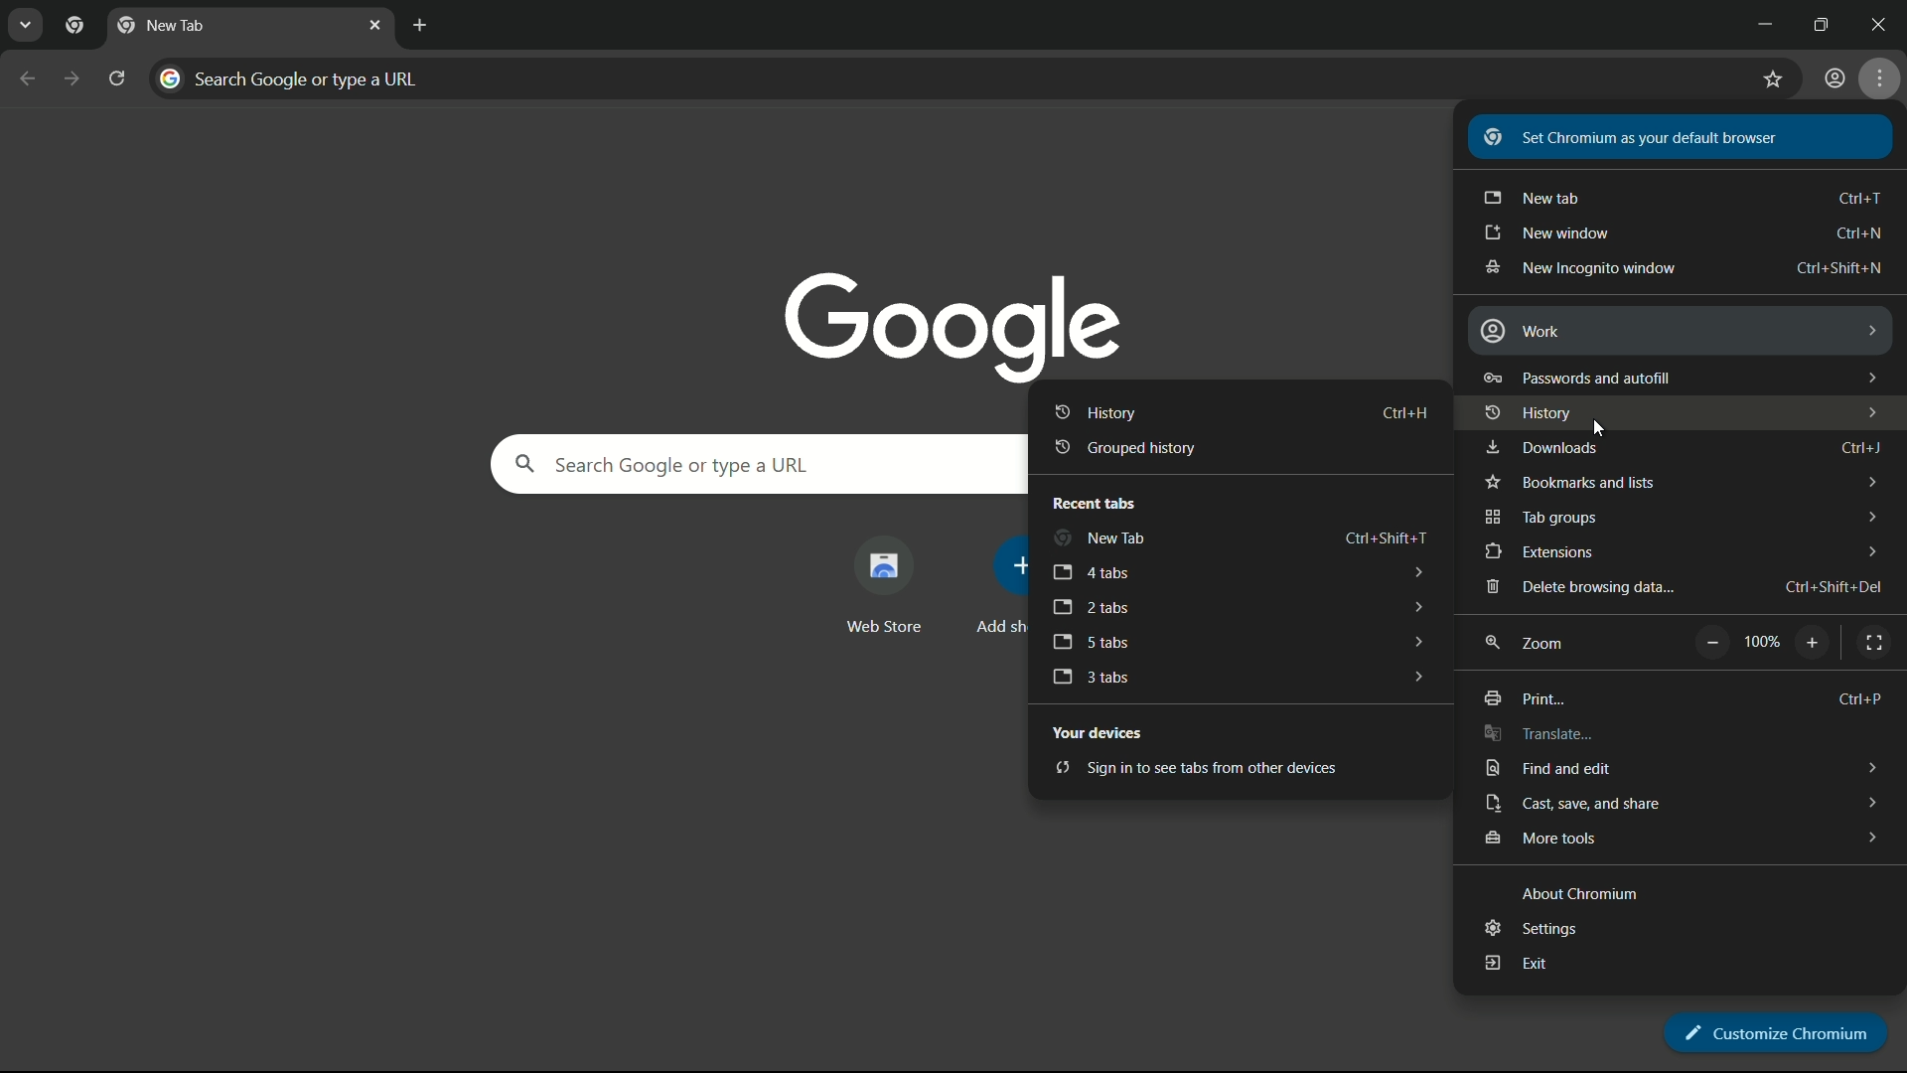 The width and height of the screenshot is (1907, 1073). Describe the element at coordinates (1090, 677) in the screenshot. I see `3 tabs` at that location.